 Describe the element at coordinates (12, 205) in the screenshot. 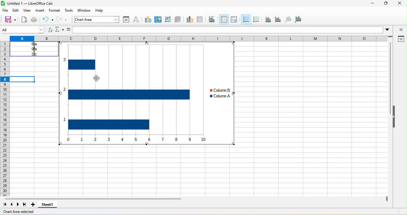

I see `previous sheet` at that location.